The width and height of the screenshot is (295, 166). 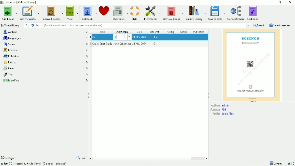 What do you see at coordinates (171, 32) in the screenshot?
I see `Rating` at bounding box center [171, 32].